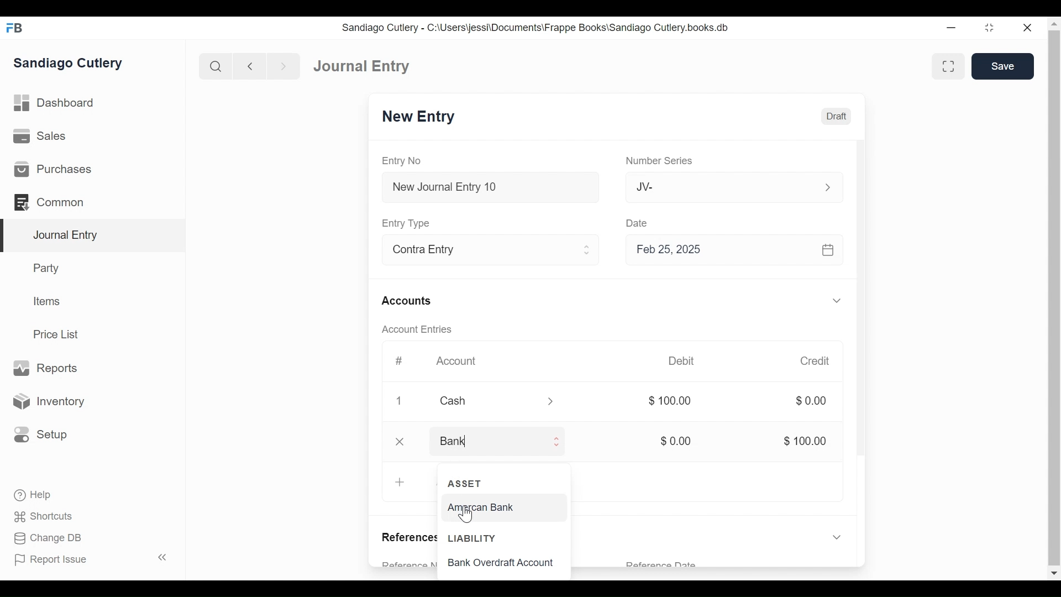  What do you see at coordinates (559, 441) in the screenshot?
I see `Expand` at bounding box center [559, 441].